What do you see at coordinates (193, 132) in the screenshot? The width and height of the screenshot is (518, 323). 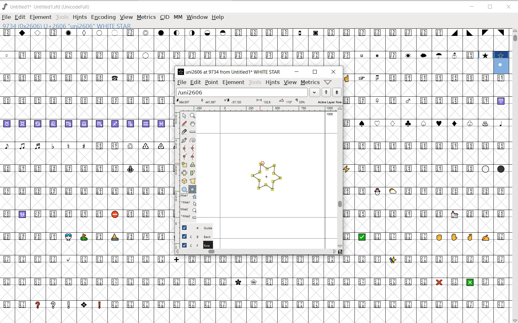 I see `MEASURE DISTANCE ` at bounding box center [193, 132].